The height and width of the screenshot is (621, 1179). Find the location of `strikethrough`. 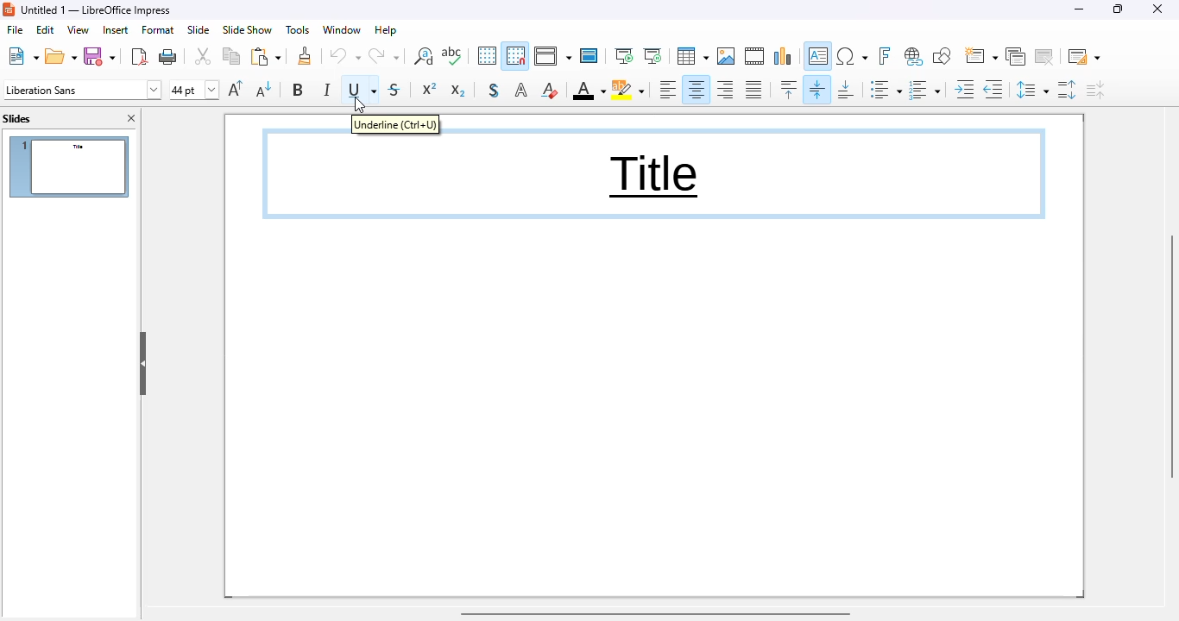

strikethrough is located at coordinates (395, 90).